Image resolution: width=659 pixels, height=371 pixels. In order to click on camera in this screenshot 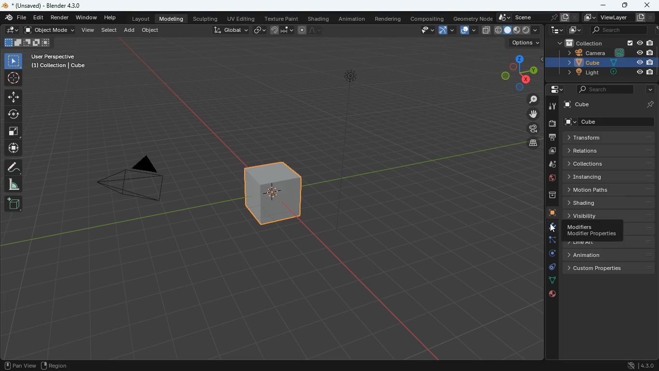, I will do `click(579, 52)`.